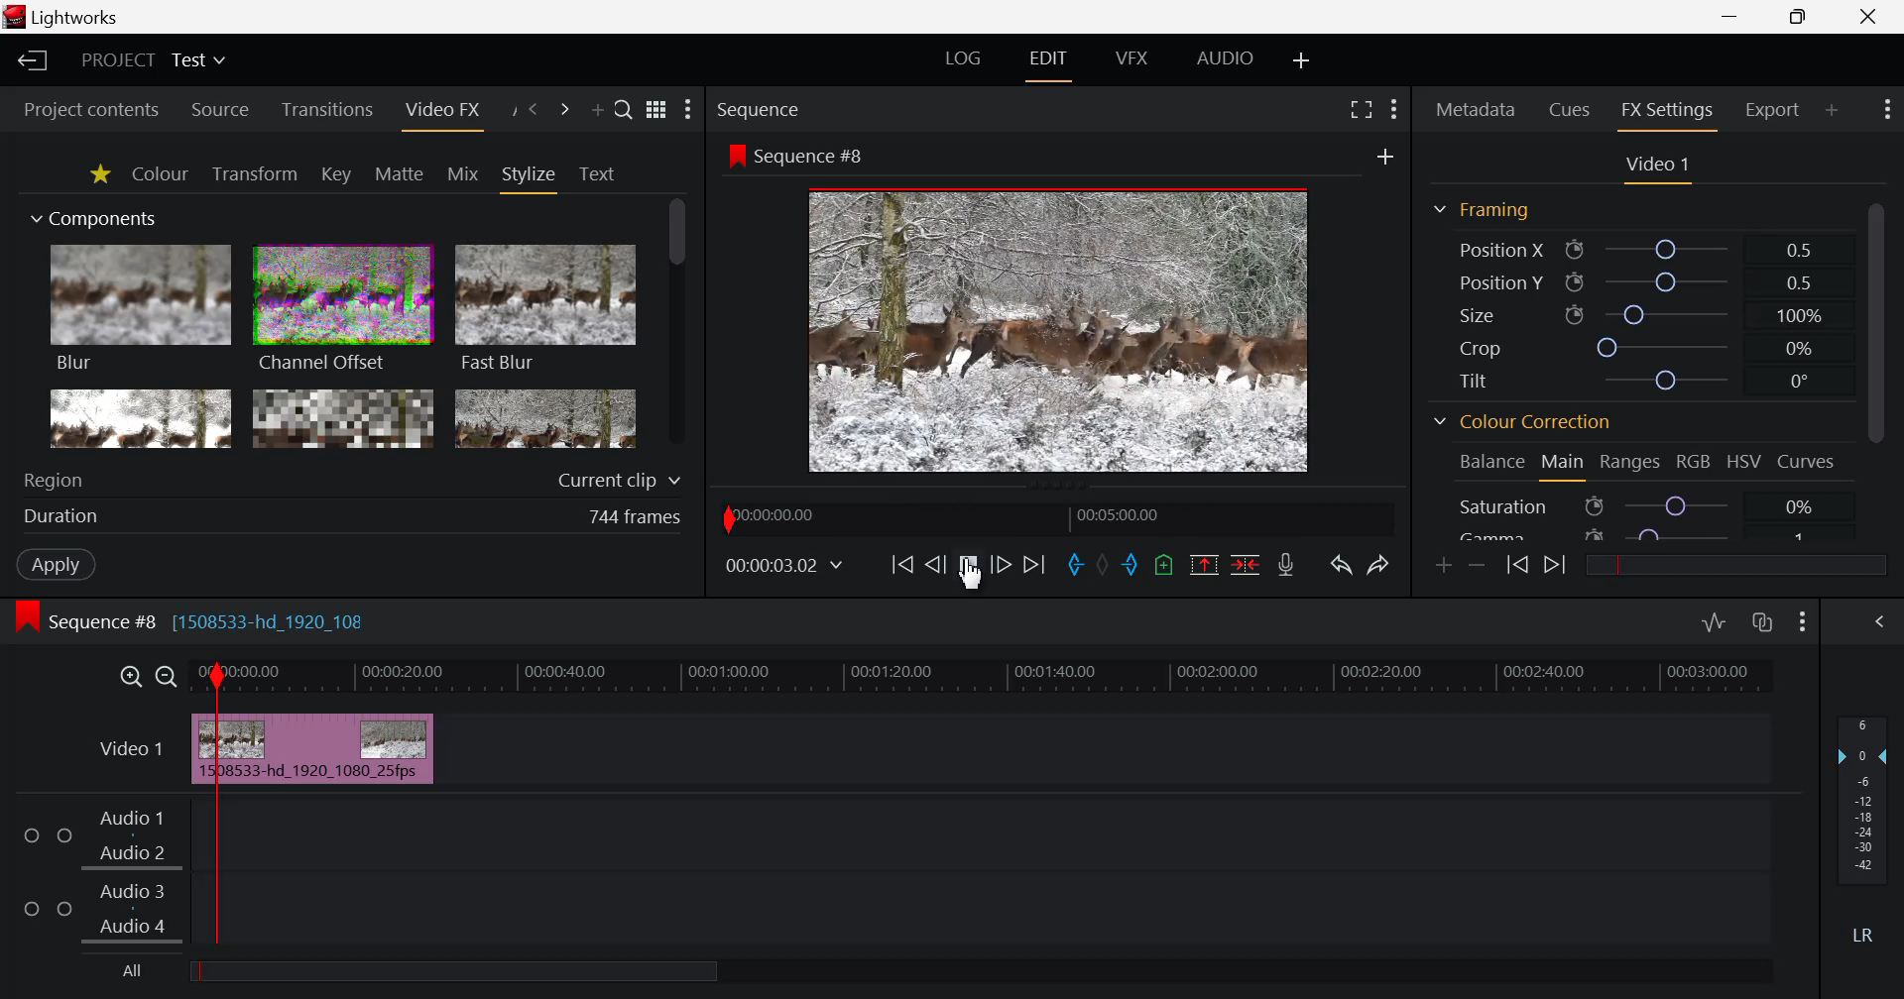  Describe the element at coordinates (1803, 624) in the screenshot. I see `Show Settings` at that location.